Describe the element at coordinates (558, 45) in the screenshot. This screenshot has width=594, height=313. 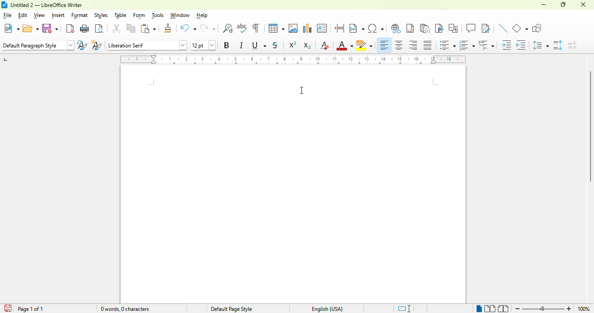
I see `increase paragraph spacing` at that location.